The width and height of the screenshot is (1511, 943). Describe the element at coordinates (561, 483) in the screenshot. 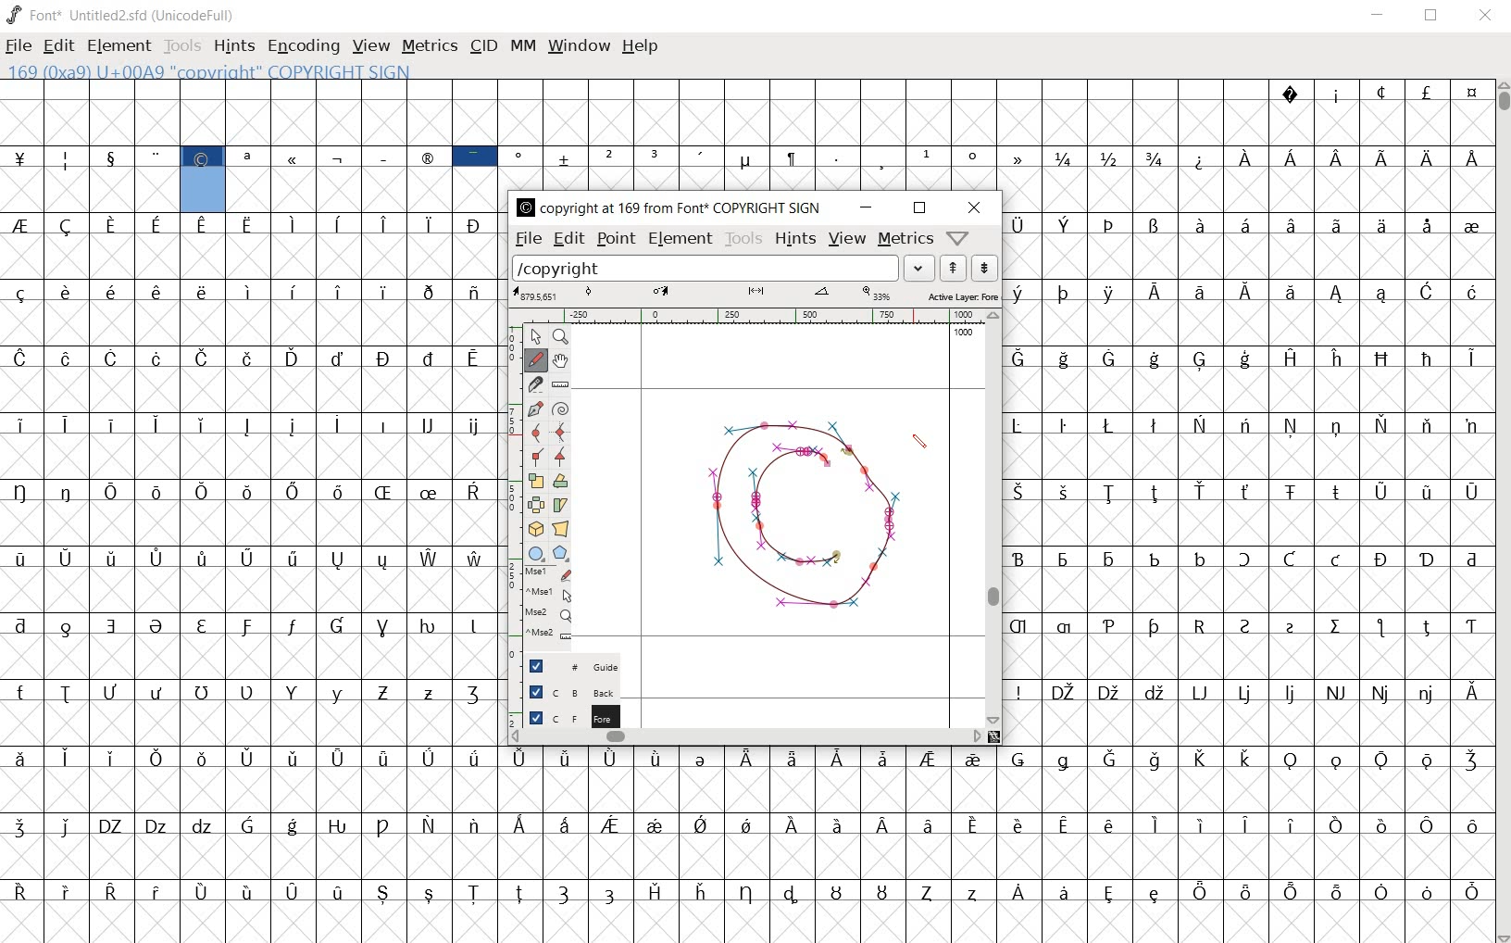

I see `Rotate the selection` at that location.